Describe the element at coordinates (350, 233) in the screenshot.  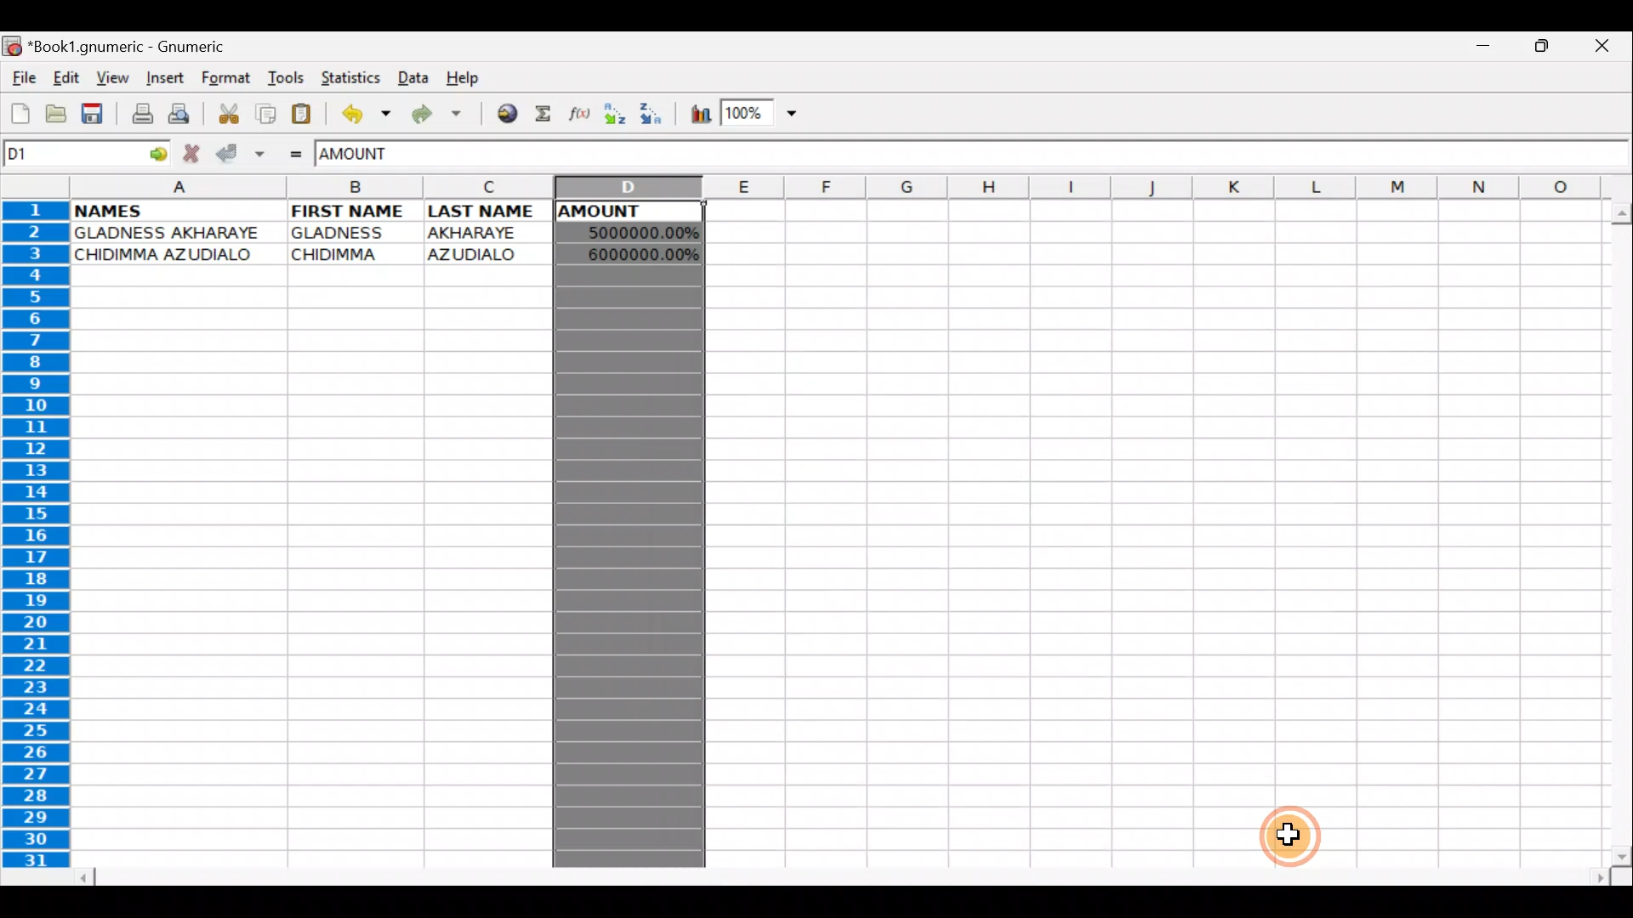
I see `GLADNESS` at that location.